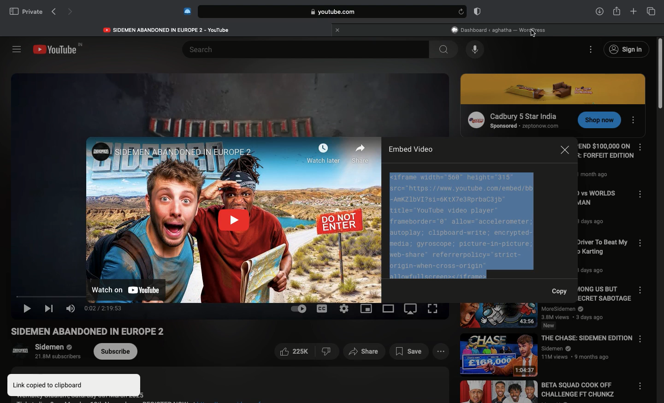  I want to click on Ad, so click(554, 89).